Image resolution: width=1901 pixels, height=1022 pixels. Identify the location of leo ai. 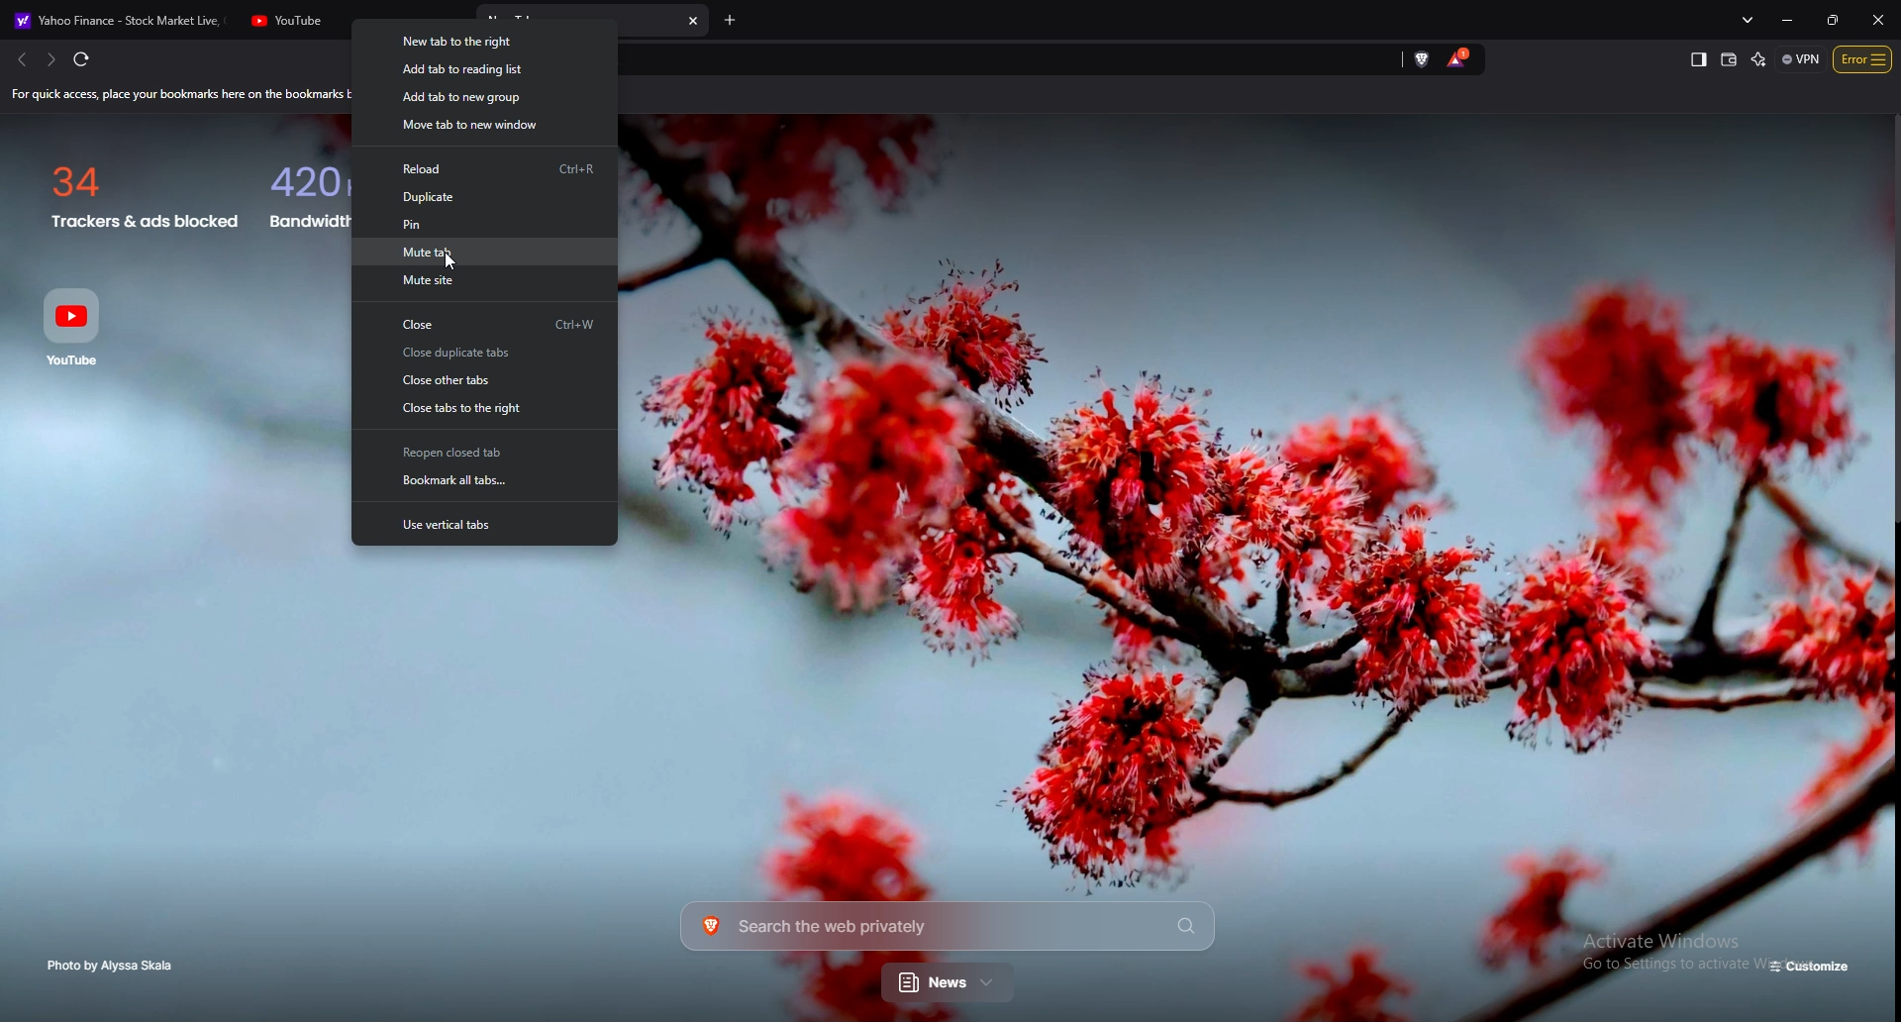
(1759, 59).